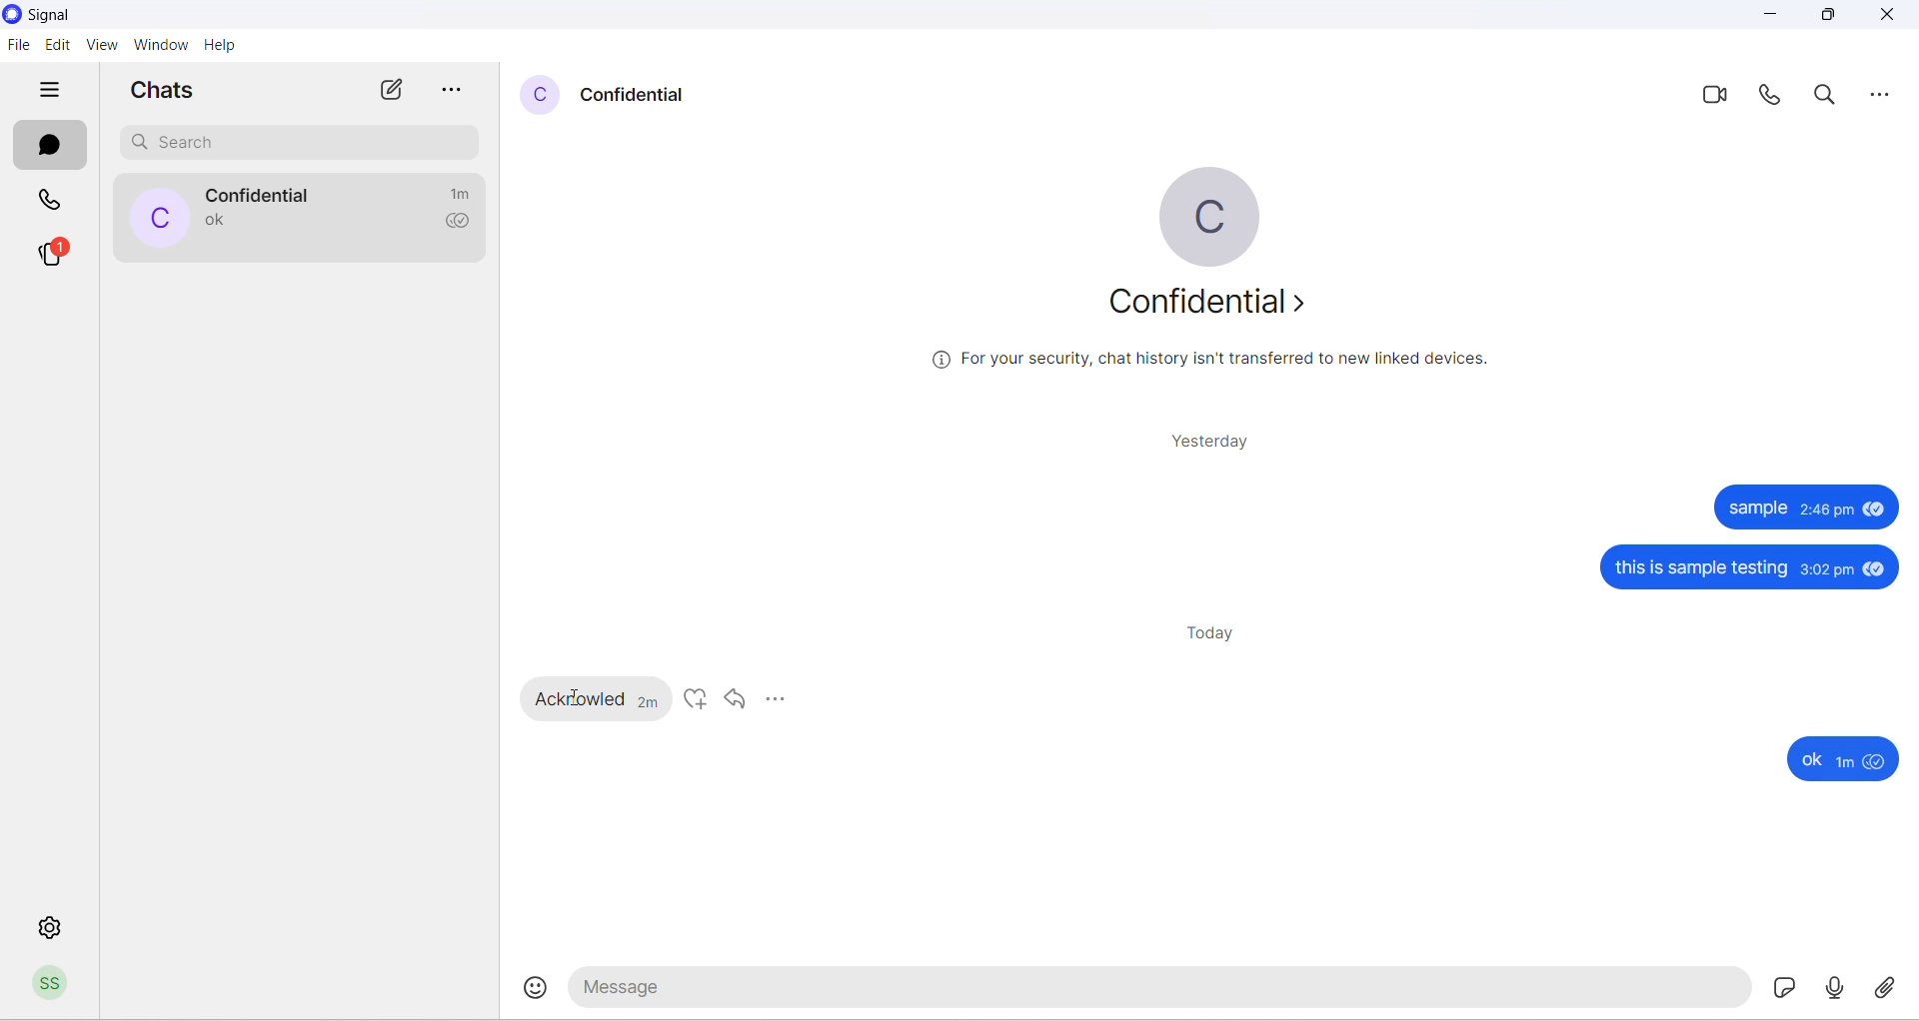 Image resolution: width=1919 pixels, height=1021 pixels. What do you see at coordinates (459, 221) in the screenshot?
I see `read recipient` at bounding box center [459, 221].